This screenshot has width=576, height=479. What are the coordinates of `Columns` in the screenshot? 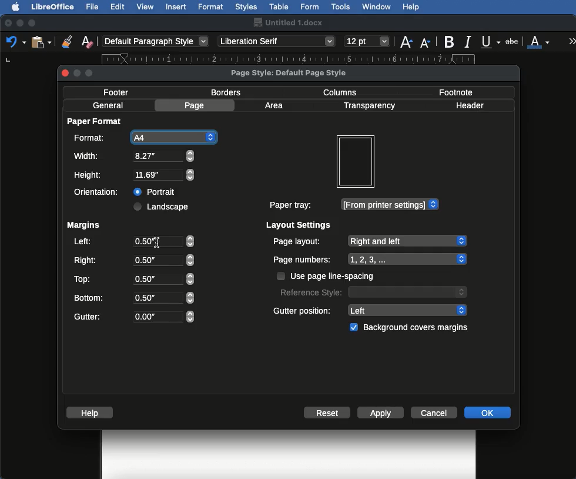 It's located at (343, 91).